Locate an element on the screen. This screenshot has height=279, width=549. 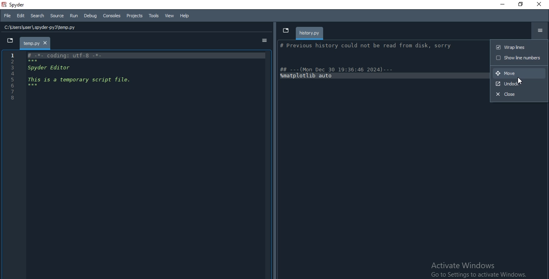
| ## ---(Mon Dec 30 19:36:46 2024) ---
amatplotlib auto is located at coordinates (341, 73).